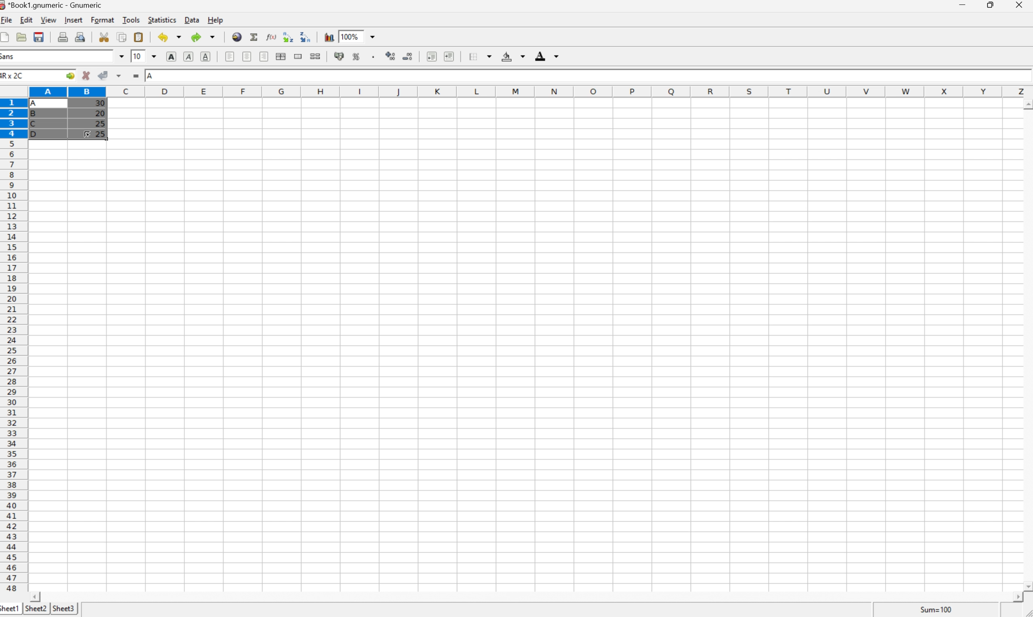  Describe the element at coordinates (86, 75) in the screenshot. I see `Cancel changes` at that location.